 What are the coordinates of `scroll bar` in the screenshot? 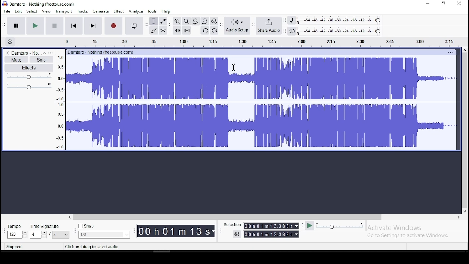 It's located at (465, 130).